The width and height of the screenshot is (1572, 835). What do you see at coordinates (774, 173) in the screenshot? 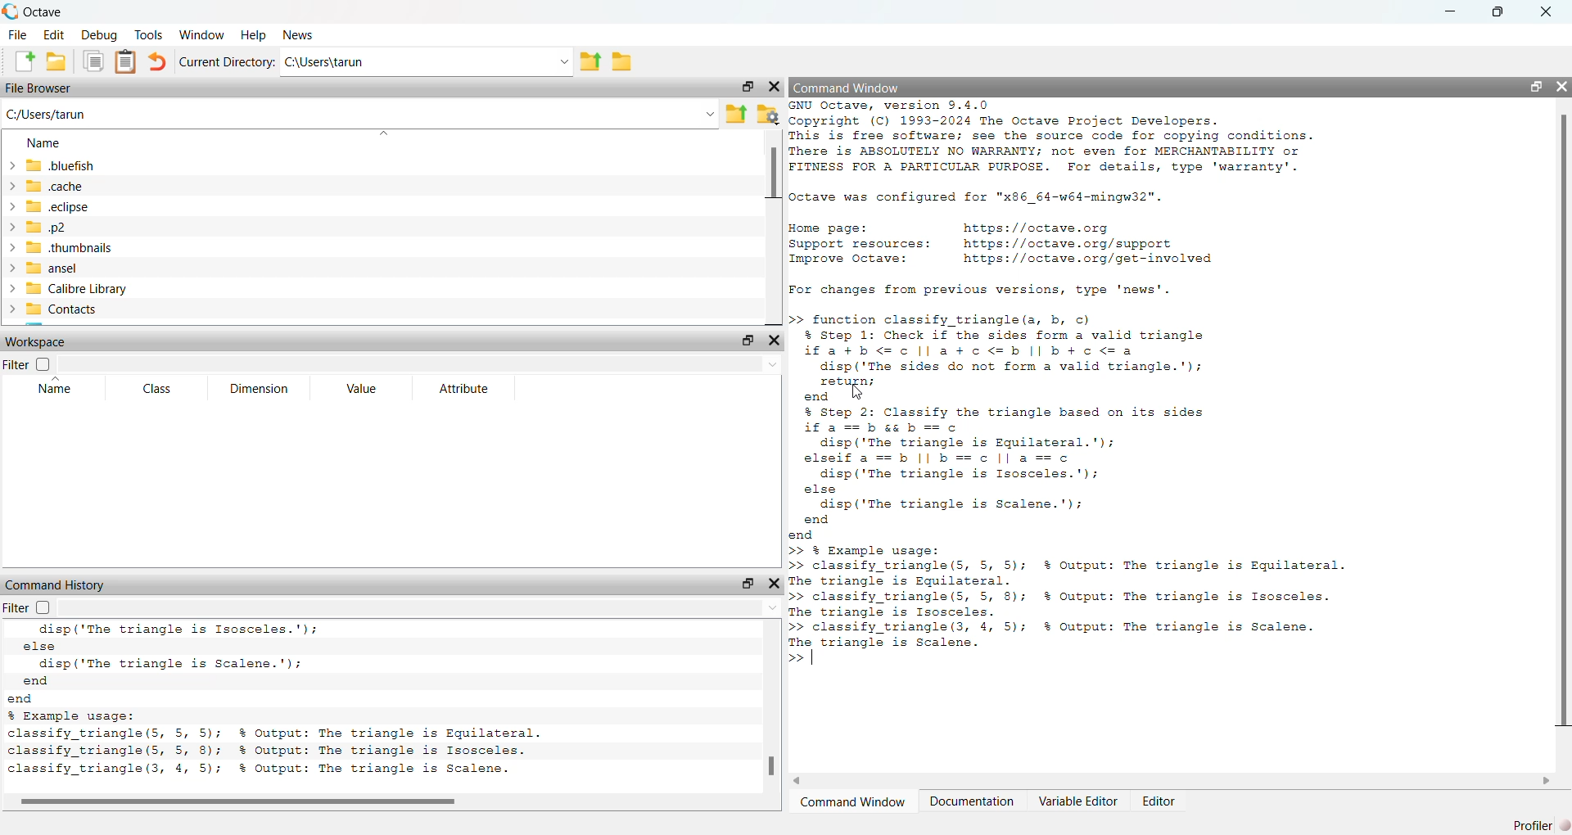
I see `scrollbar` at bounding box center [774, 173].